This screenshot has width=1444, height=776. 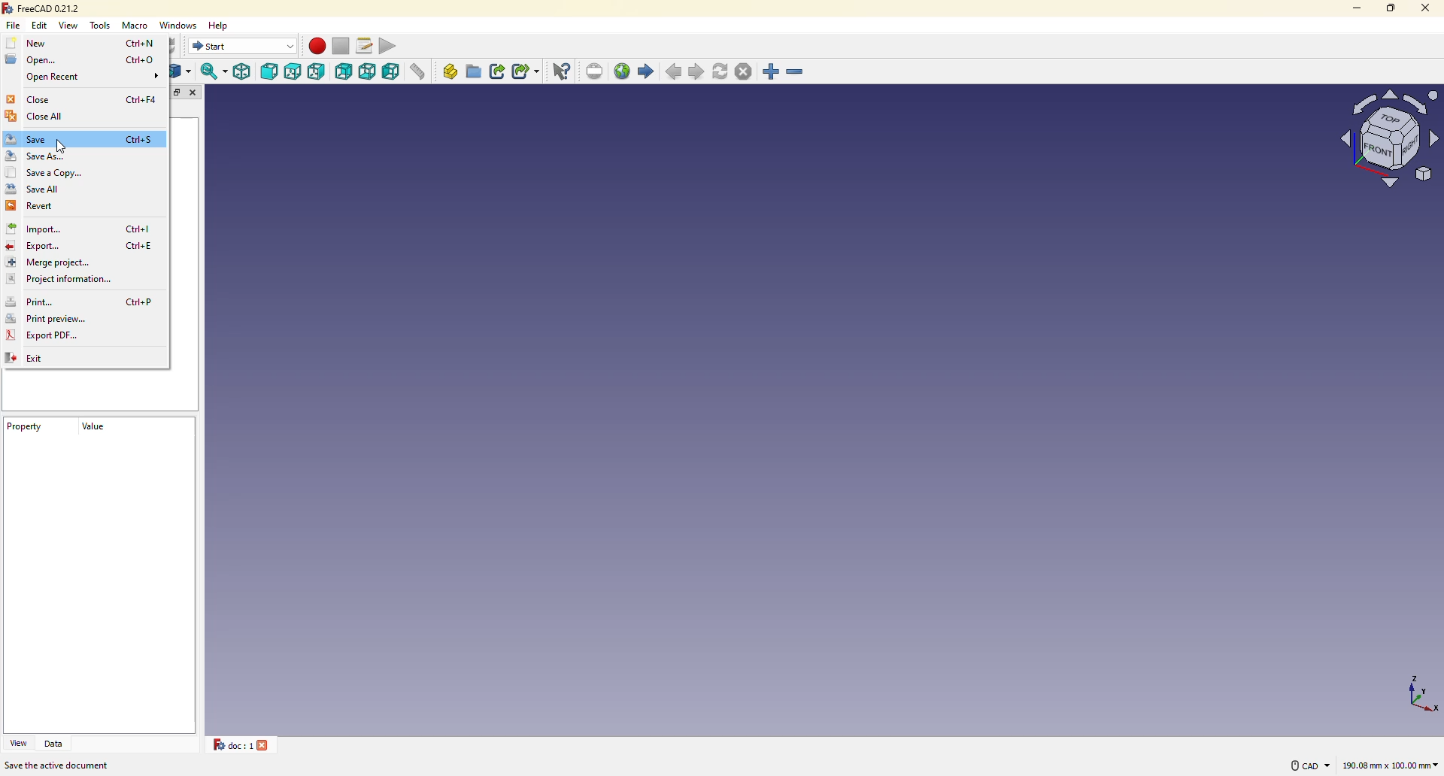 What do you see at coordinates (41, 25) in the screenshot?
I see `edit` at bounding box center [41, 25].